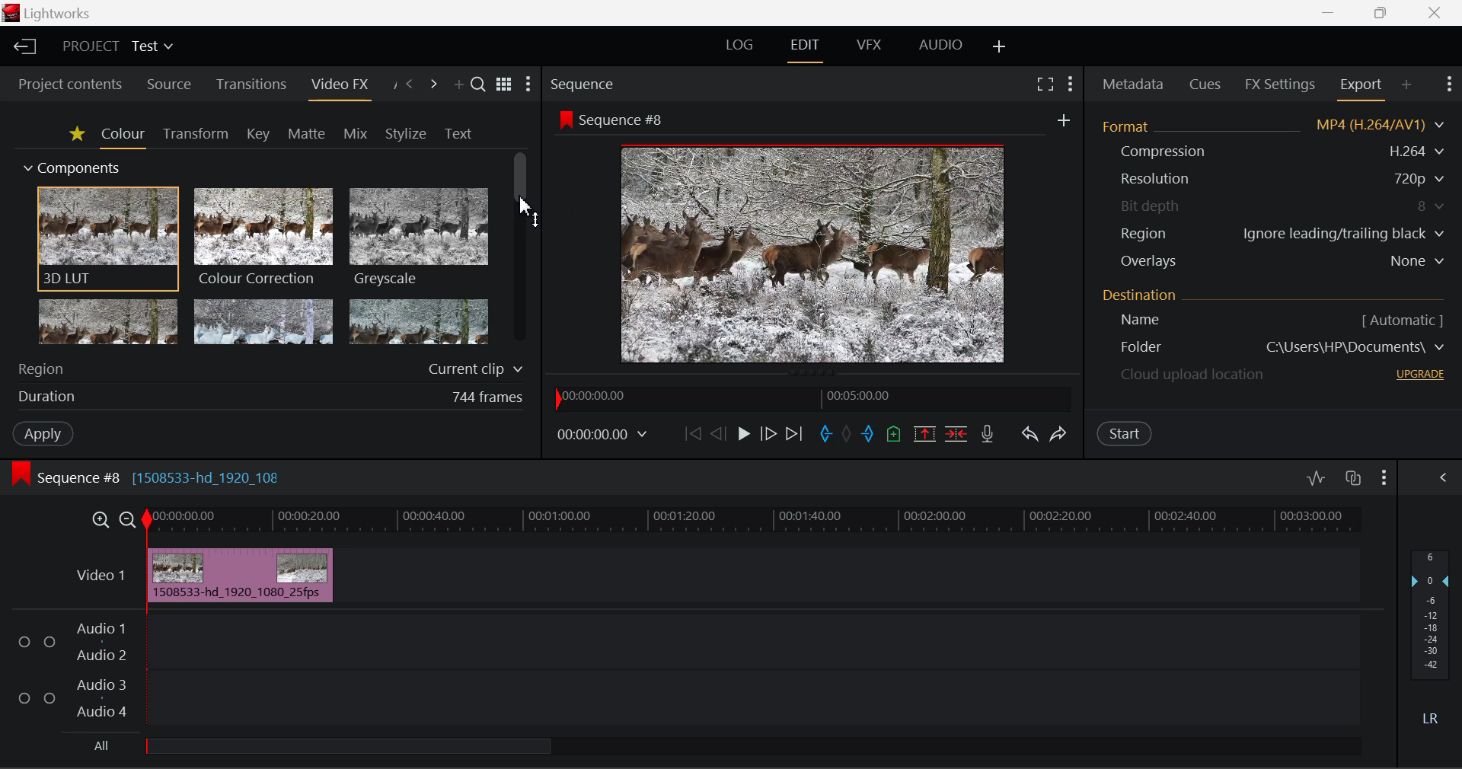 Image resolution: width=1462 pixels, height=769 pixels. I want to click on Checkbox, so click(24, 697).